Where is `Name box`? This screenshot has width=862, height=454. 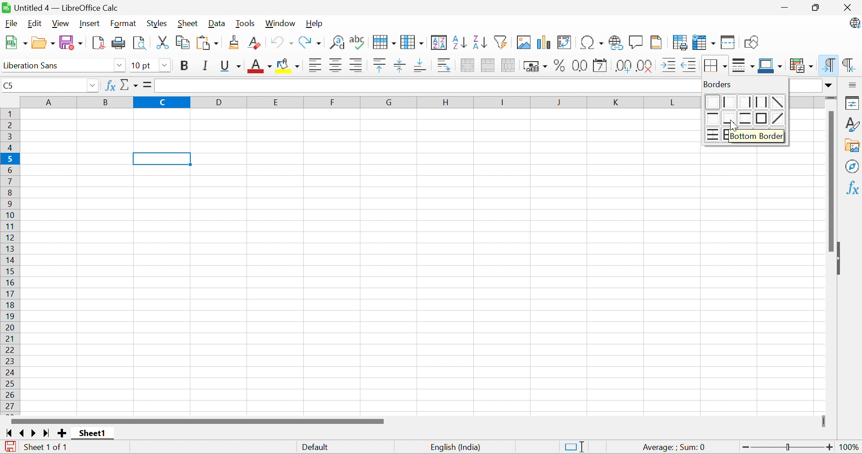
Name box is located at coordinates (42, 85).